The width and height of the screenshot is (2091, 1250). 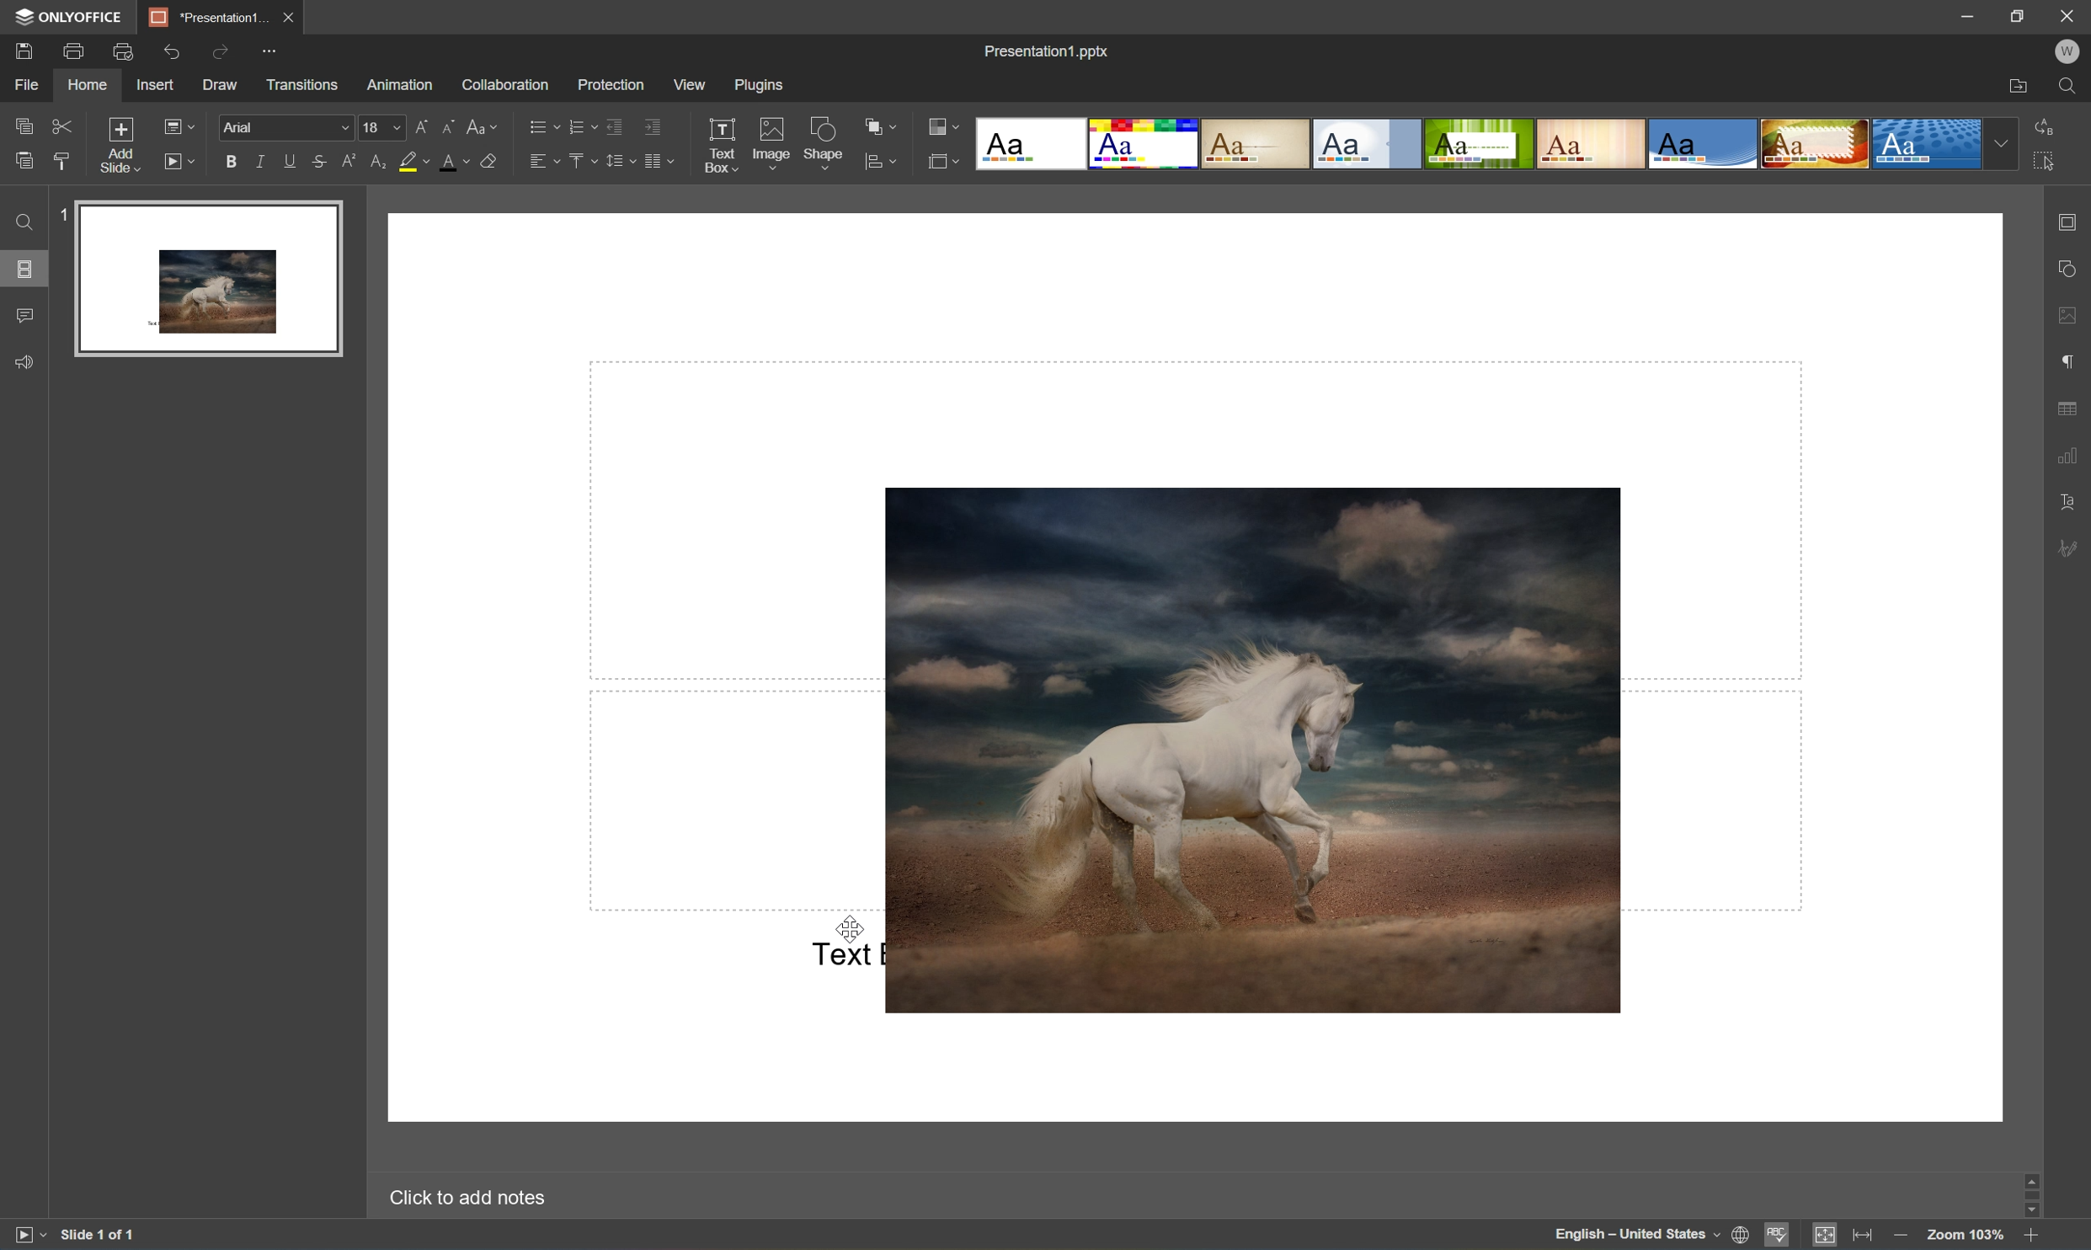 What do you see at coordinates (224, 51) in the screenshot?
I see `Redo` at bounding box center [224, 51].